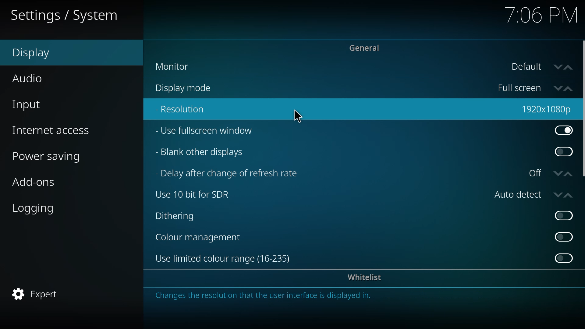  I want to click on info, so click(270, 297).